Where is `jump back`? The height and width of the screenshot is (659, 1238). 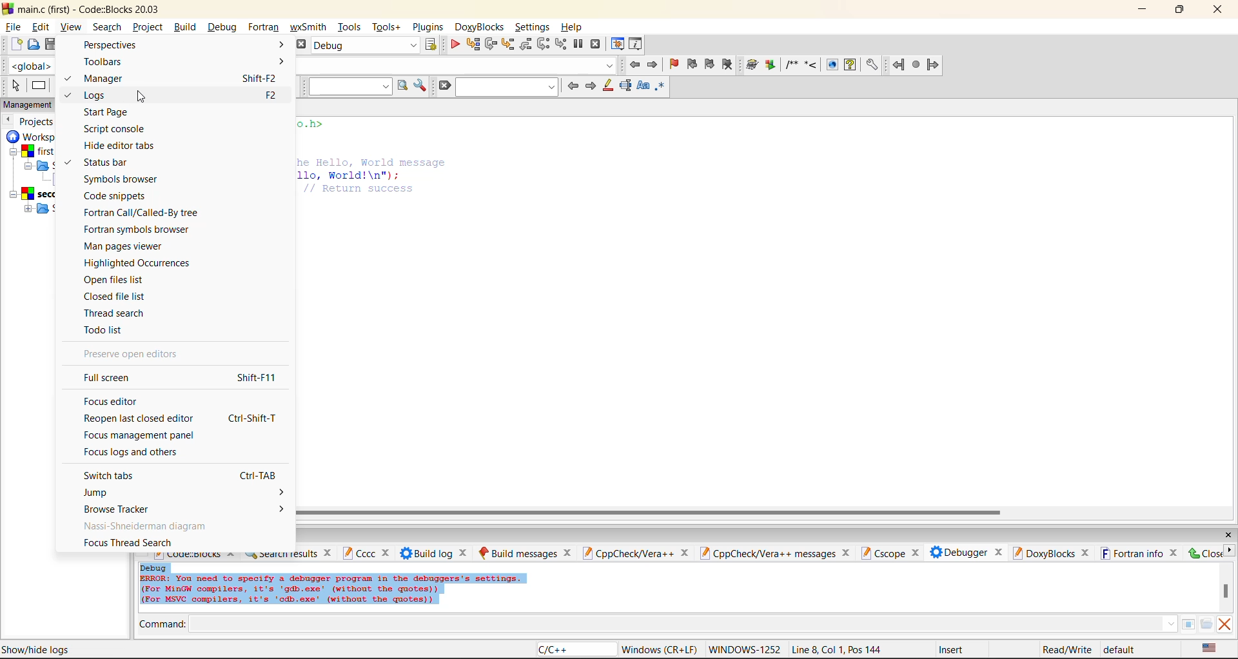 jump back is located at coordinates (634, 64).